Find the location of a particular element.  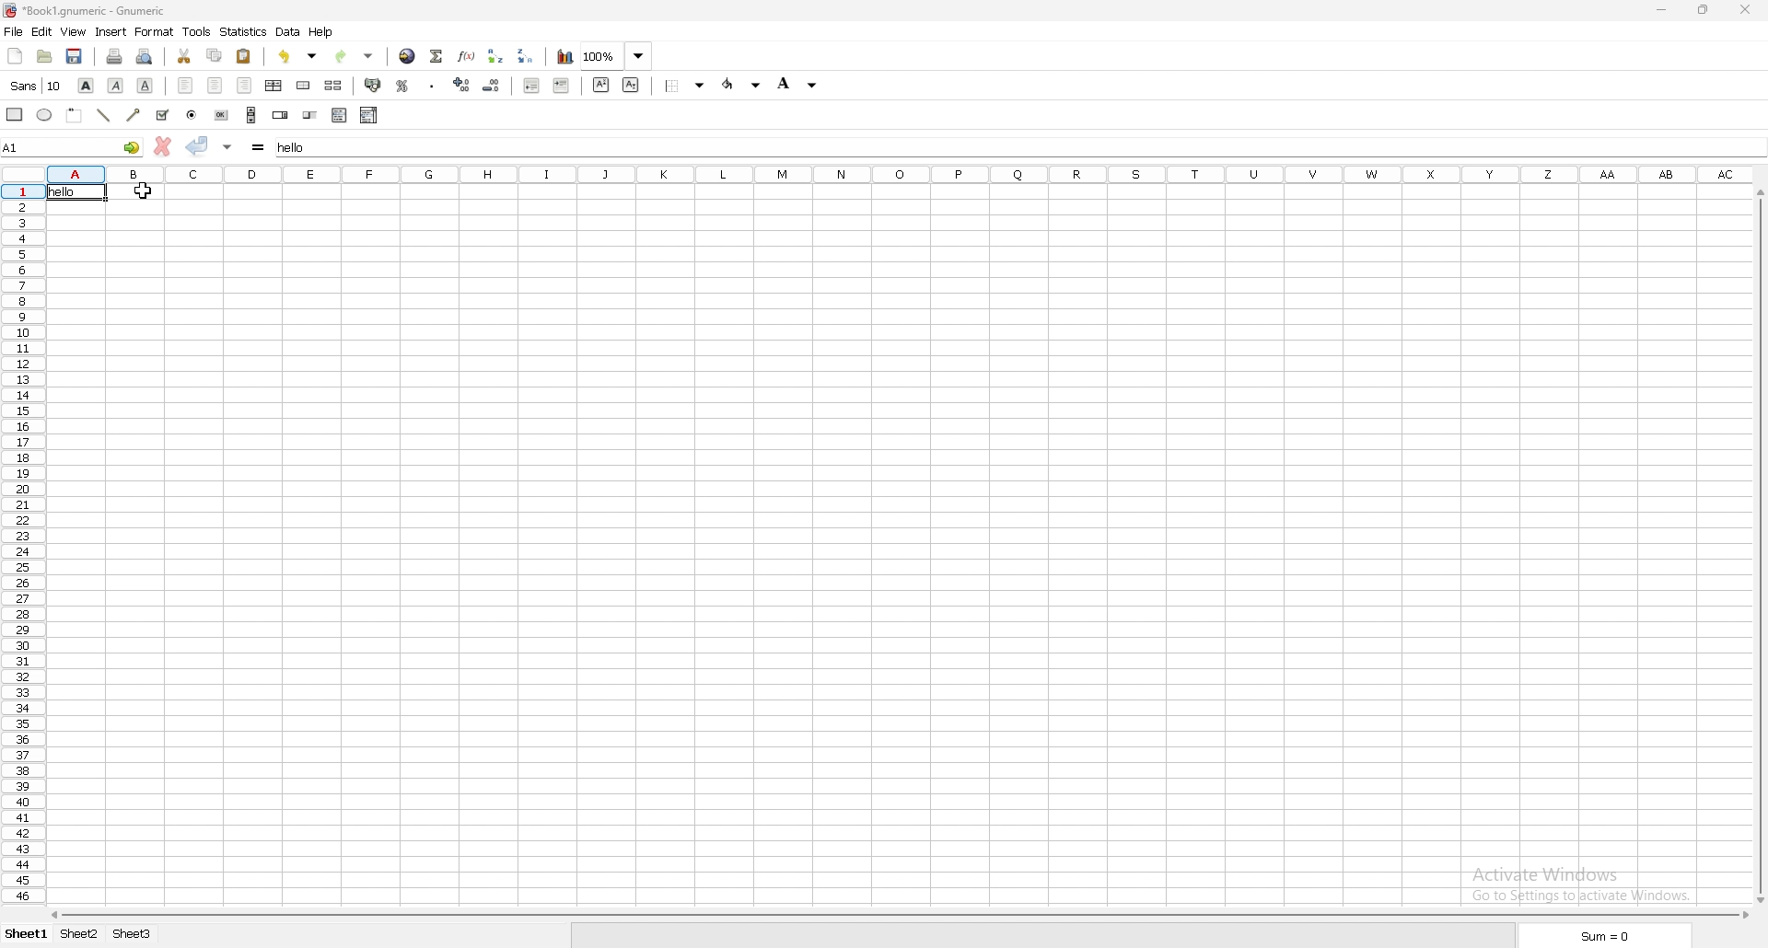

center is located at coordinates (215, 85).